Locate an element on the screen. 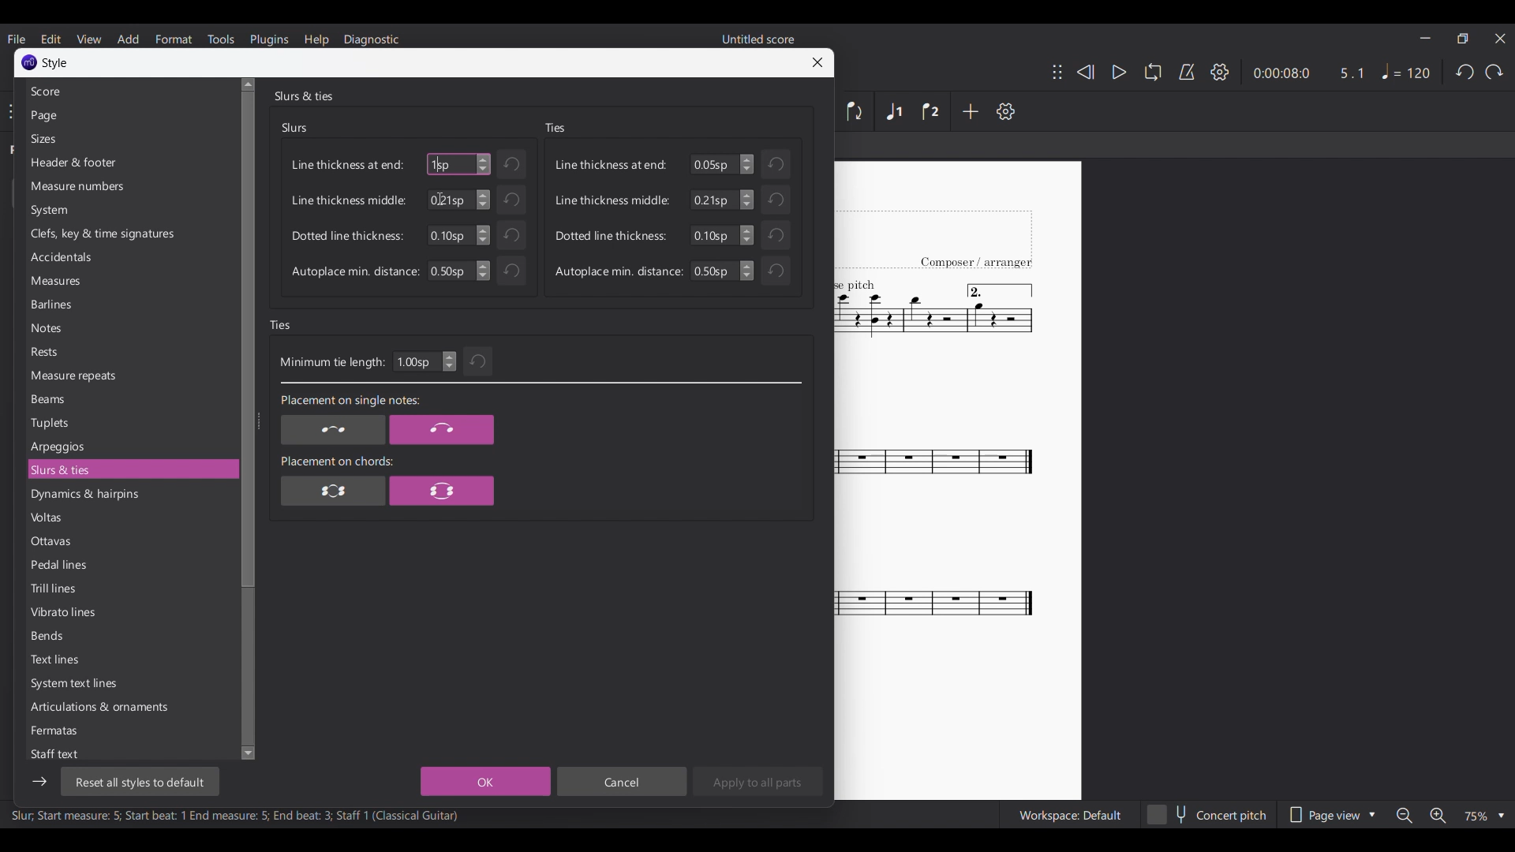 This screenshot has height=852, width=1515. Input minimum tie length is located at coordinates (416, 361).